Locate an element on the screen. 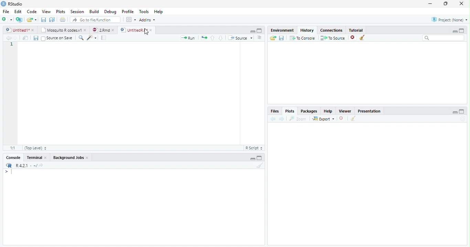 The image size is (470, 247). Go to file/function is located at coordinates (95, 20).